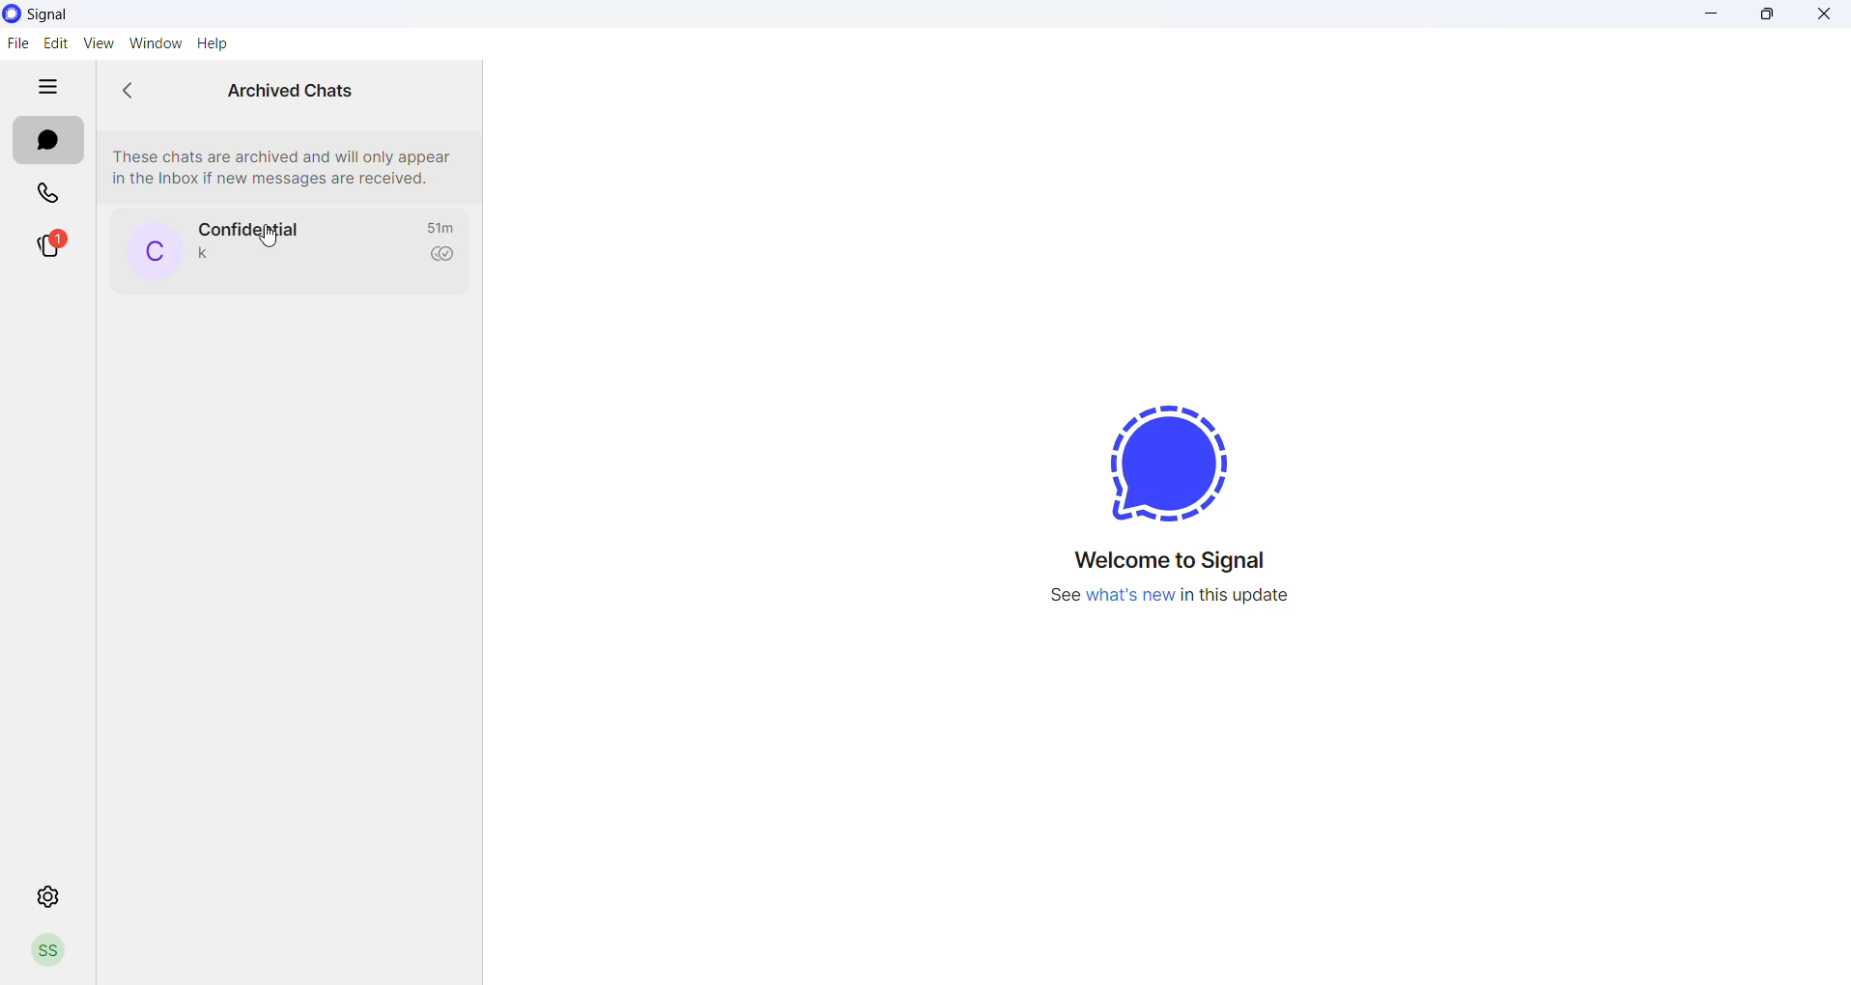 This screenshot has width=1851, height=985. I want to click on Help, so click(214, 43).